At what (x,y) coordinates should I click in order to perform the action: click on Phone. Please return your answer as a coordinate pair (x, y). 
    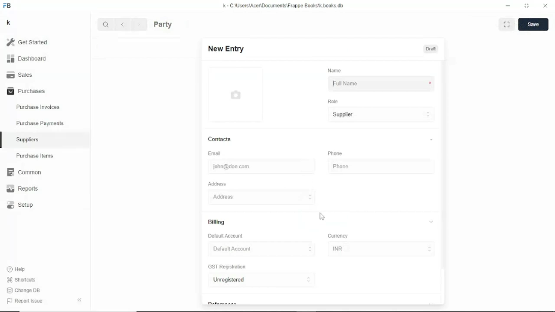
    Looking at the image, I should click on (375, 168).